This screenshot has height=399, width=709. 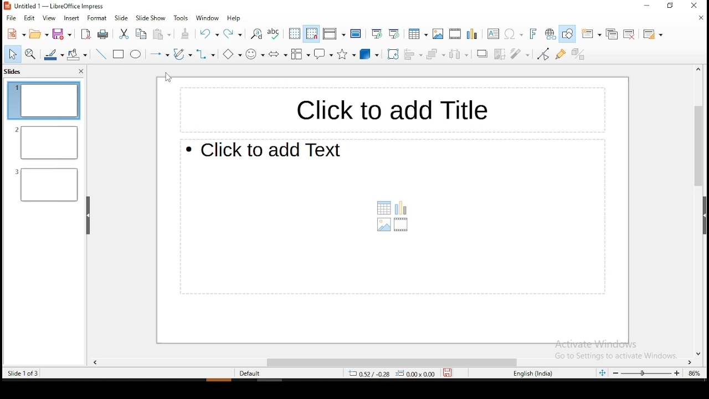 I want to click on filter, so click(x=521, y=51).